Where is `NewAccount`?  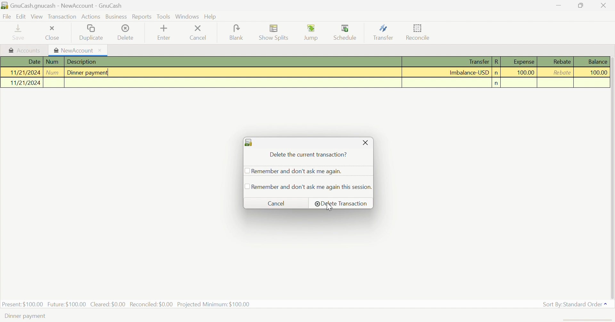 NewAccount is located at coordinates (74, 51).